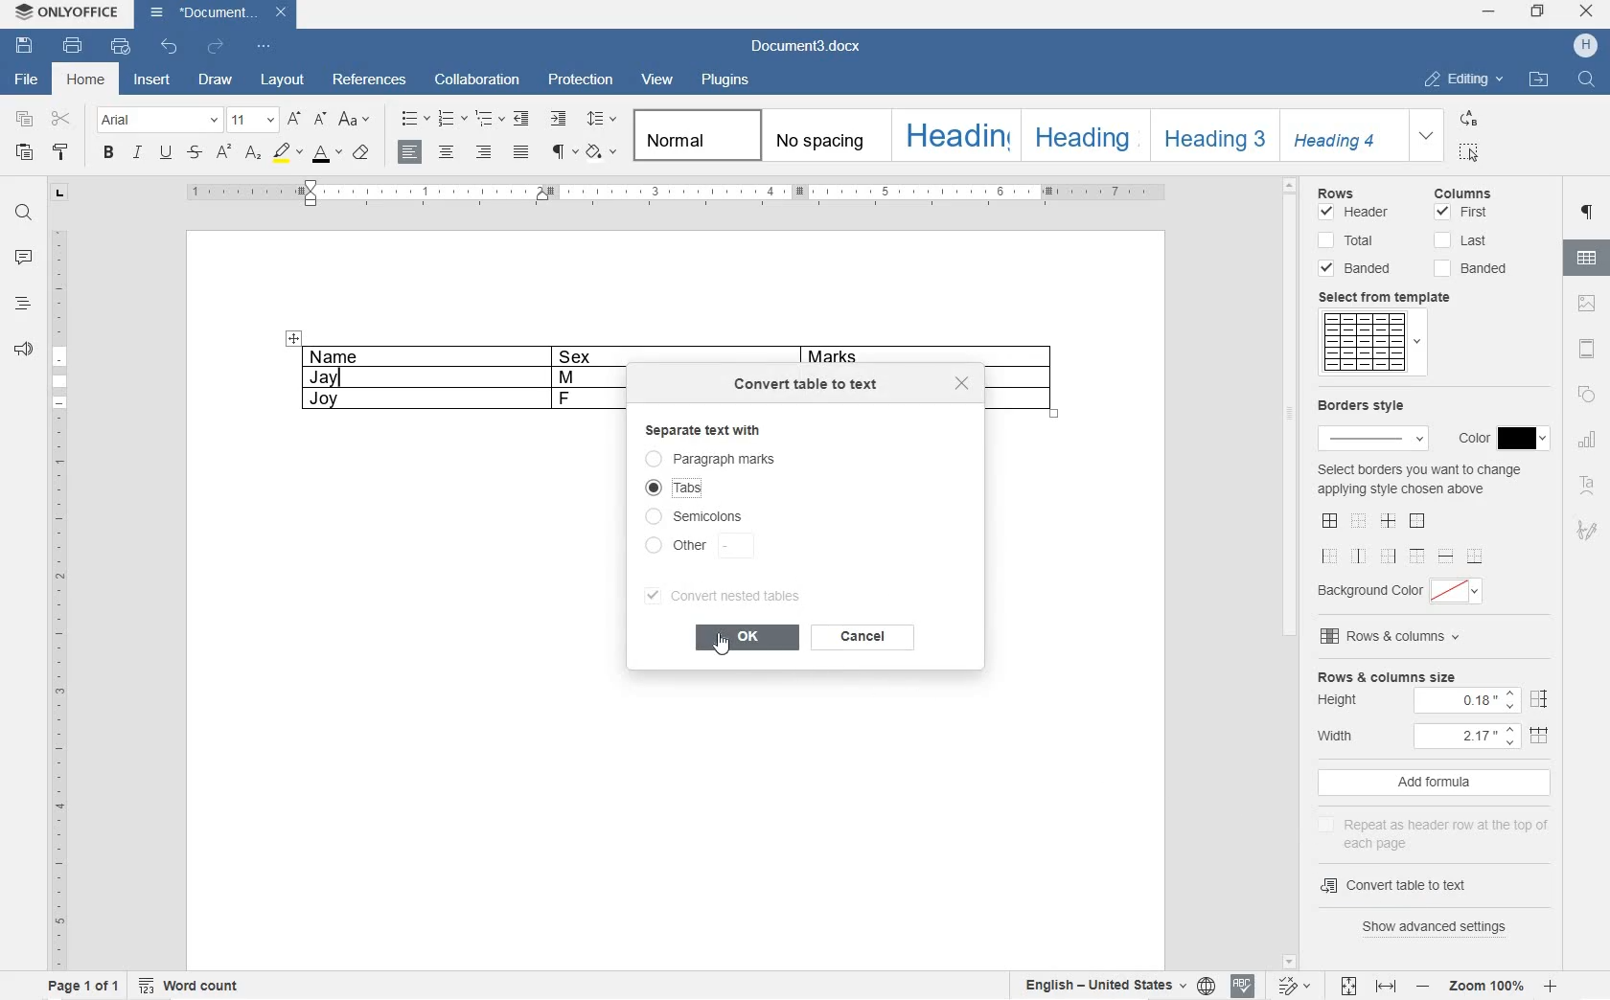 The height and width of the screenshot is (1000, 1610). I want to click on set inner lines only, so click(1387, 521).